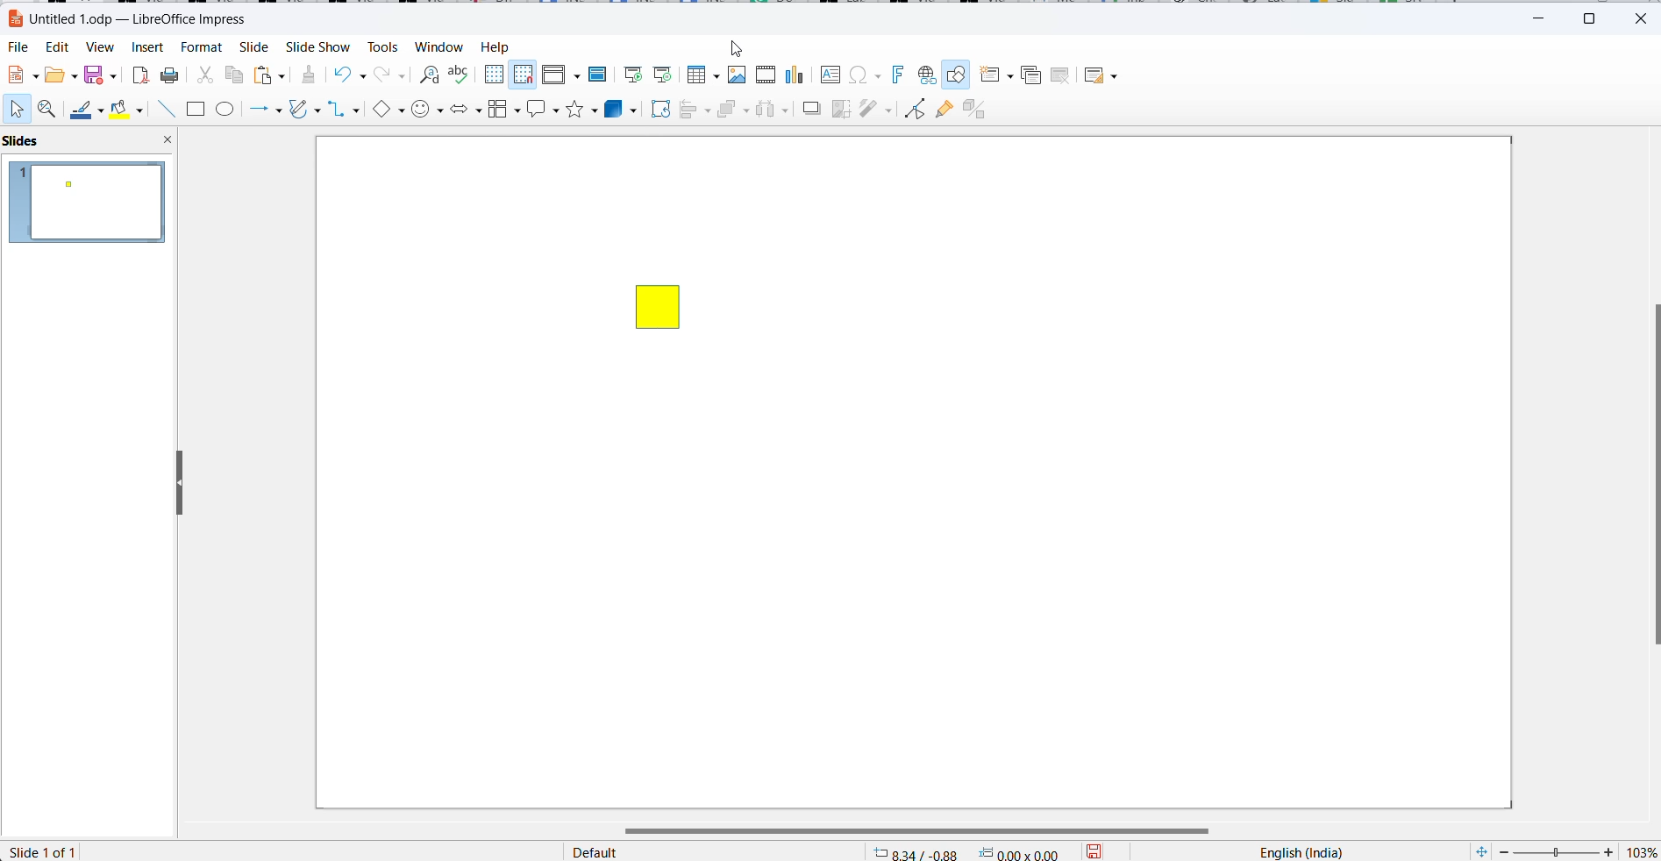 This screenshot has width=1661, height=861. I want to click on rectangle, so click(196, 110).